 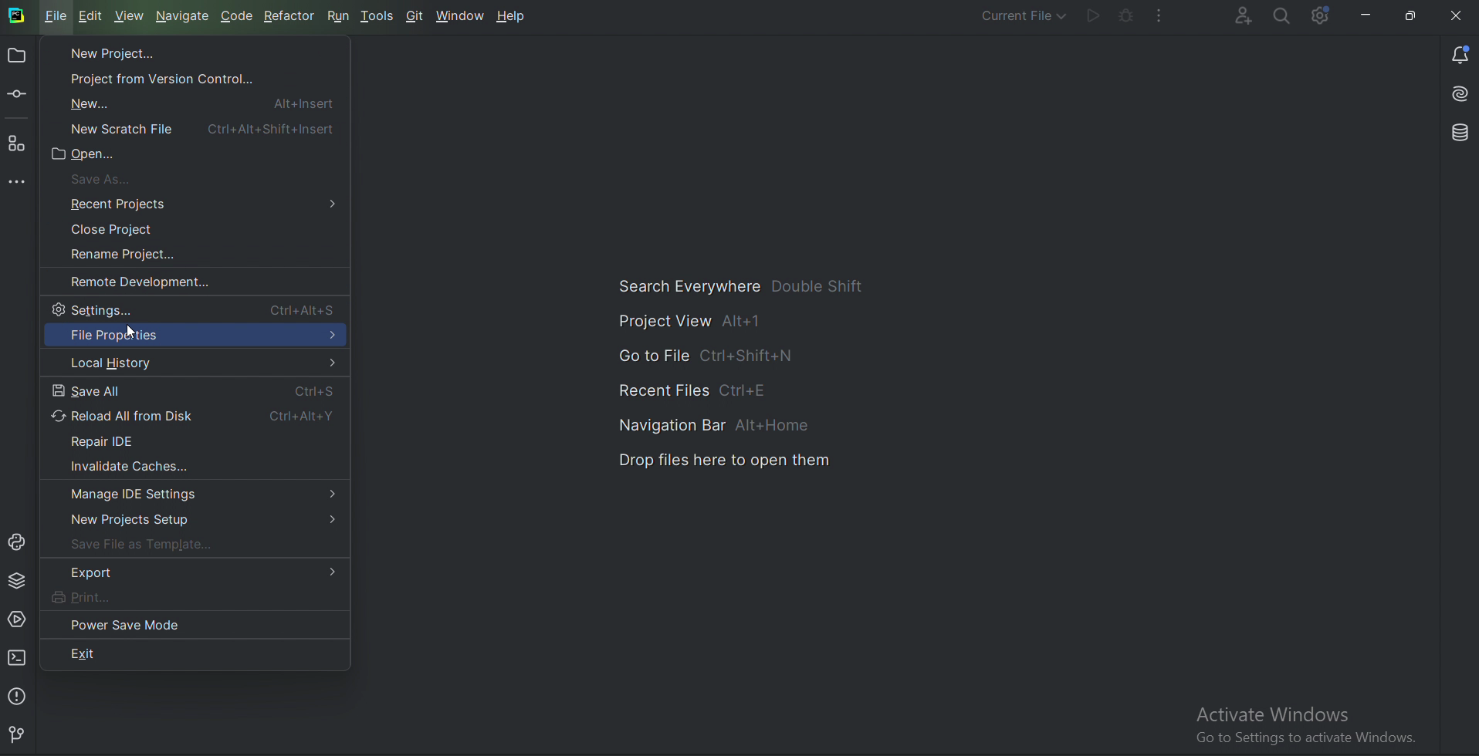 What do you see at coordinates (1023, 14) in the screenshot?
I see `Current file` at bounding box center [1023, 14].